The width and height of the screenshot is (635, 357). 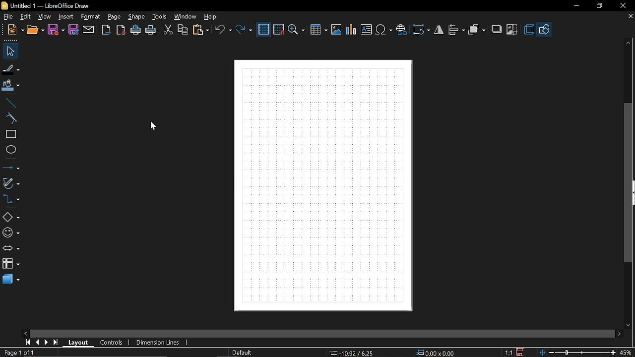 What do you see at coordinates (65, 17) in the screenshot?
I see `insert ` at bounding box center [65, 17].